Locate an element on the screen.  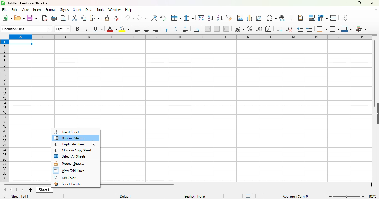
Average: ; Sum: 0 is located at coordinates (295, 197).